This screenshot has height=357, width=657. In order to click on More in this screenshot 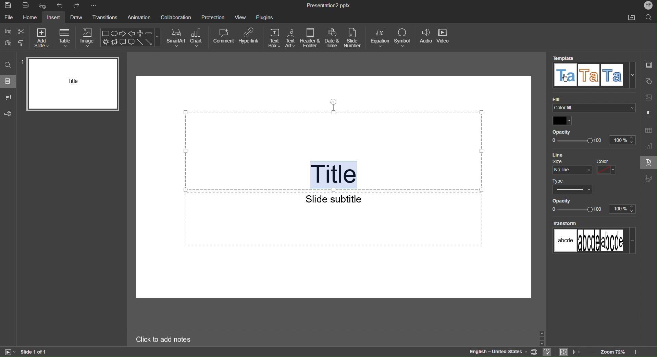, I will do `click(93, 5)`.